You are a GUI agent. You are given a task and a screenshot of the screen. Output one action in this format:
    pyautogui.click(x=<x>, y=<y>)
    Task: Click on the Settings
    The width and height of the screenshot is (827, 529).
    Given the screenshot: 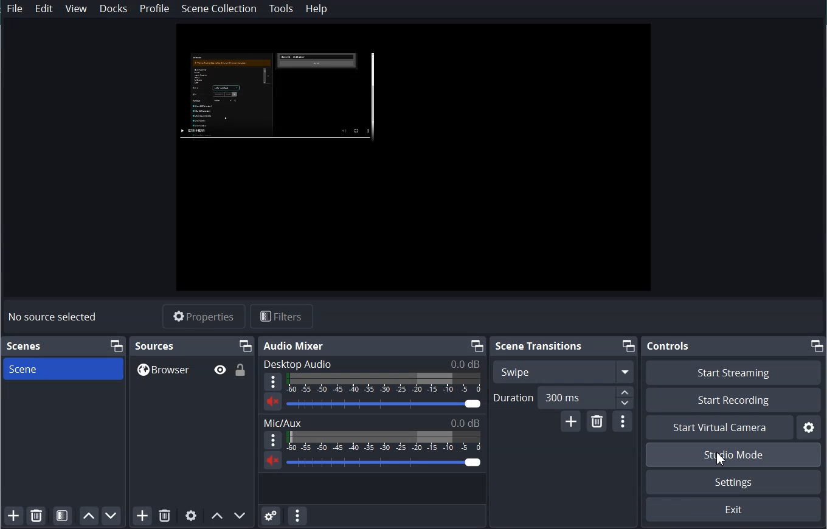 What is the action you would take?
    pyautogui.click(x=809, y=427)
    